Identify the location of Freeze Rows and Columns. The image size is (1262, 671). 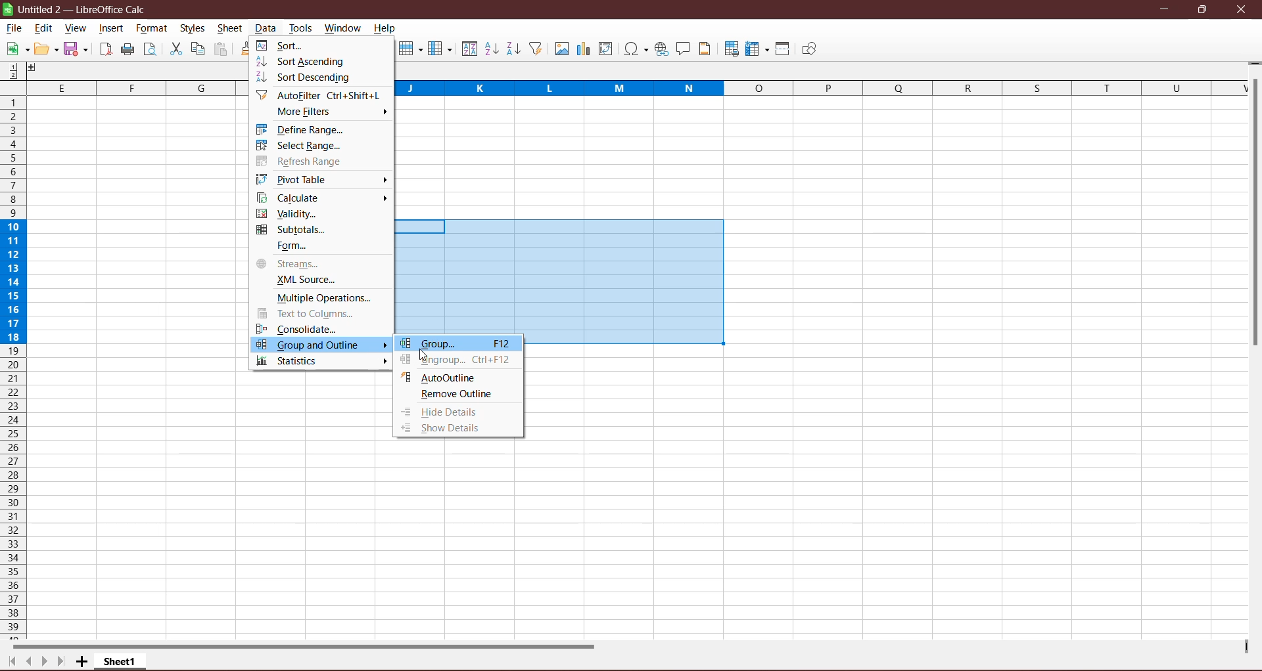
(758, 49).